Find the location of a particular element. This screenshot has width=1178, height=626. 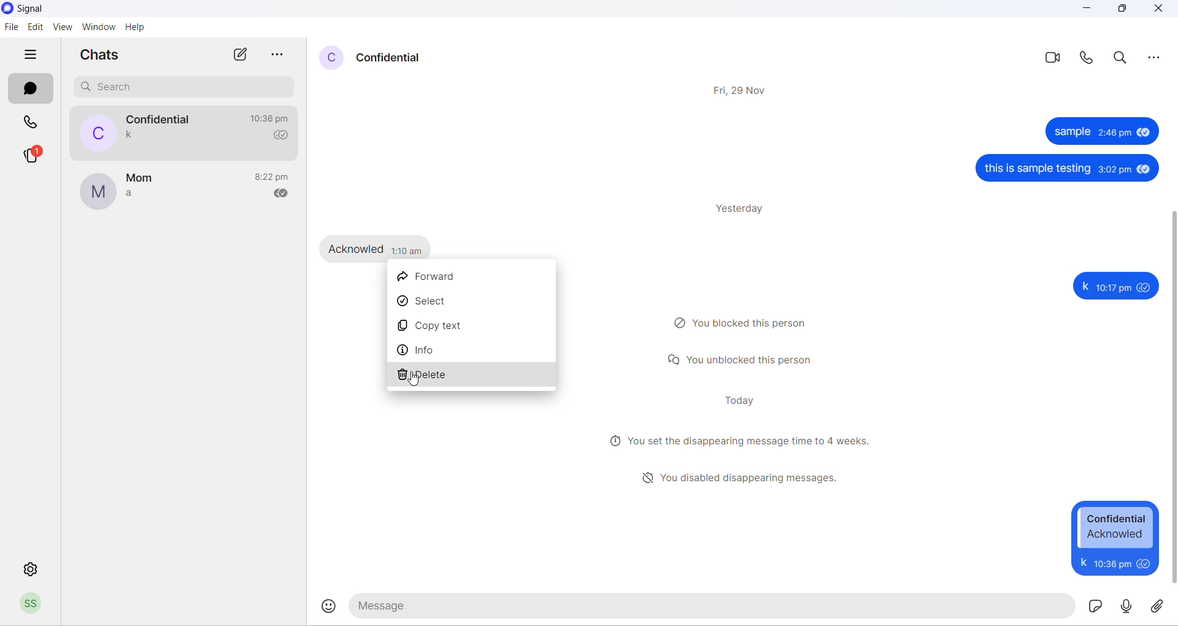

hide tabs is located at coordinates (35, 55).